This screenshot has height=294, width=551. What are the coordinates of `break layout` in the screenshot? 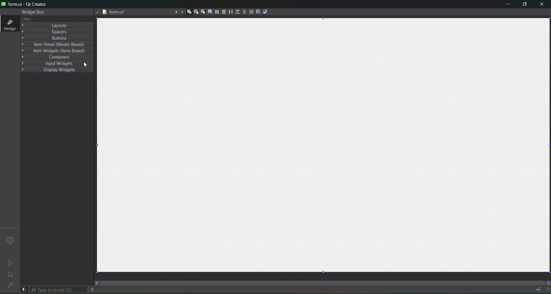 It's located at (259, 12).